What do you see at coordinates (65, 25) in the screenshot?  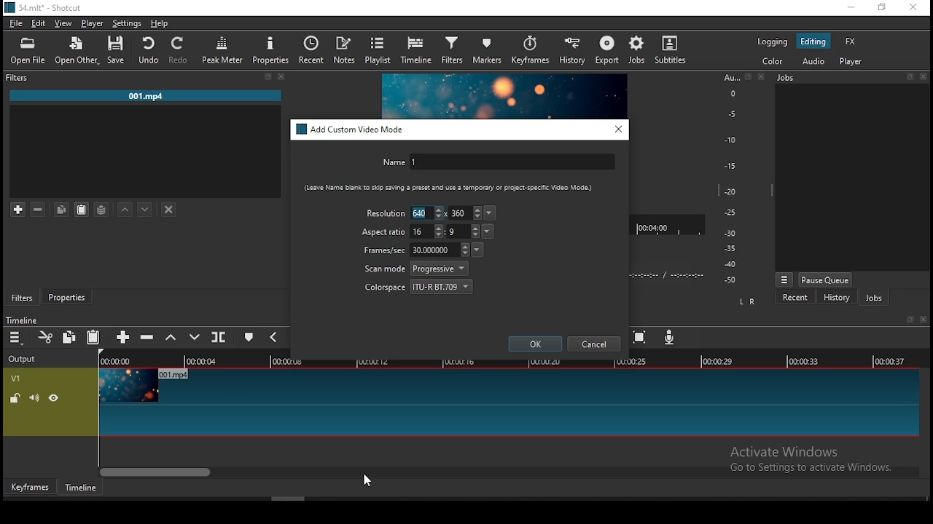 I see `view` at bounding box center [65, 25].